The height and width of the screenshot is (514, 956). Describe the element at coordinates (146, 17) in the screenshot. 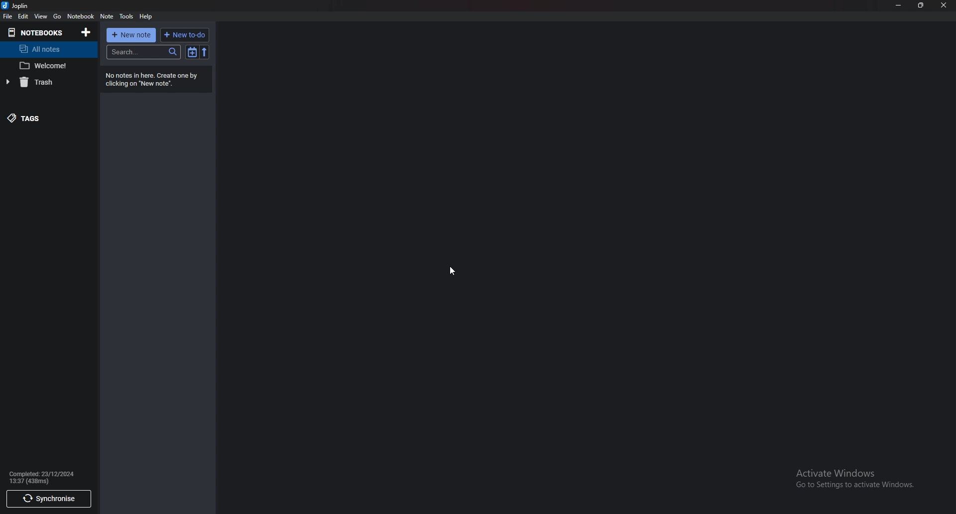

I see `help` at that location.